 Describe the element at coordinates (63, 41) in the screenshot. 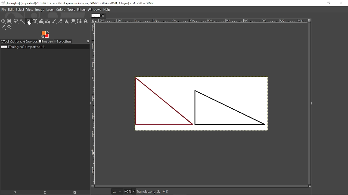

I see `Selection tool` at that location.